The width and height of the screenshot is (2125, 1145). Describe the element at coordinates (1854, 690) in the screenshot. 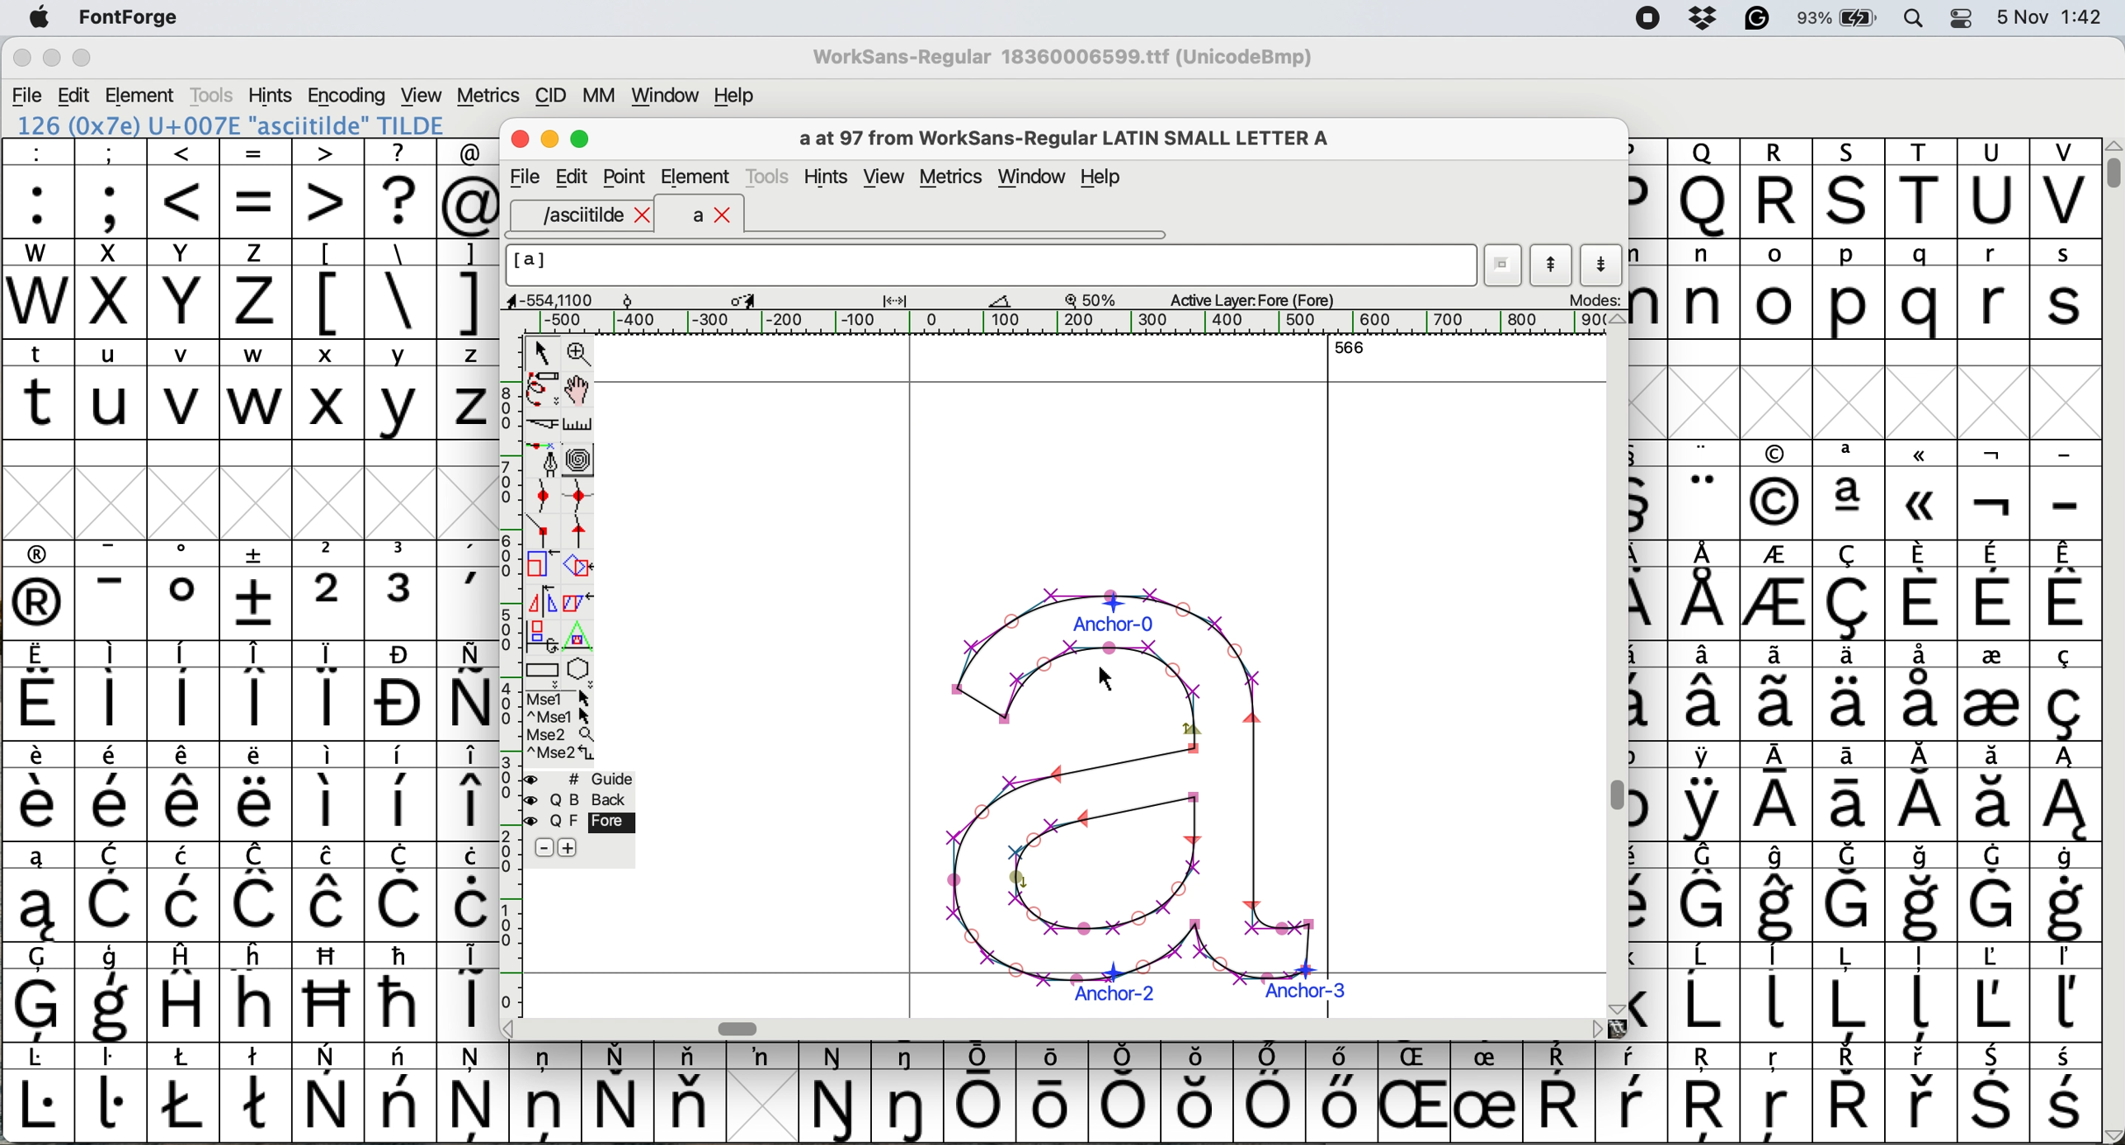

I see `symbol` at that location.